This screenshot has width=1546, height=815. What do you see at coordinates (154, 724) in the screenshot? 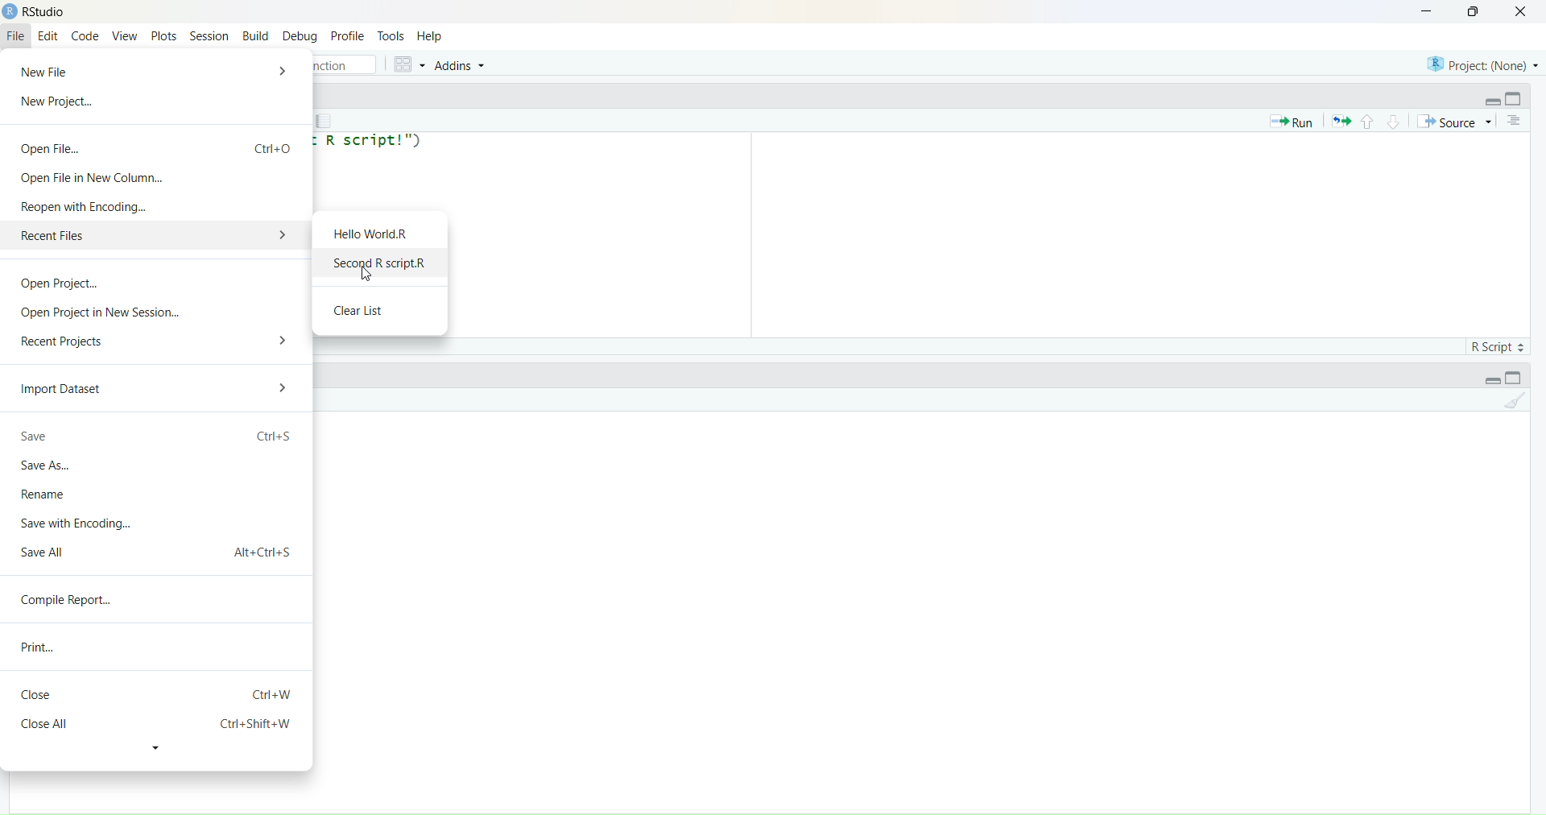
I see `Close All Ctrl+Shift+W` at bounding box center [154, 724].